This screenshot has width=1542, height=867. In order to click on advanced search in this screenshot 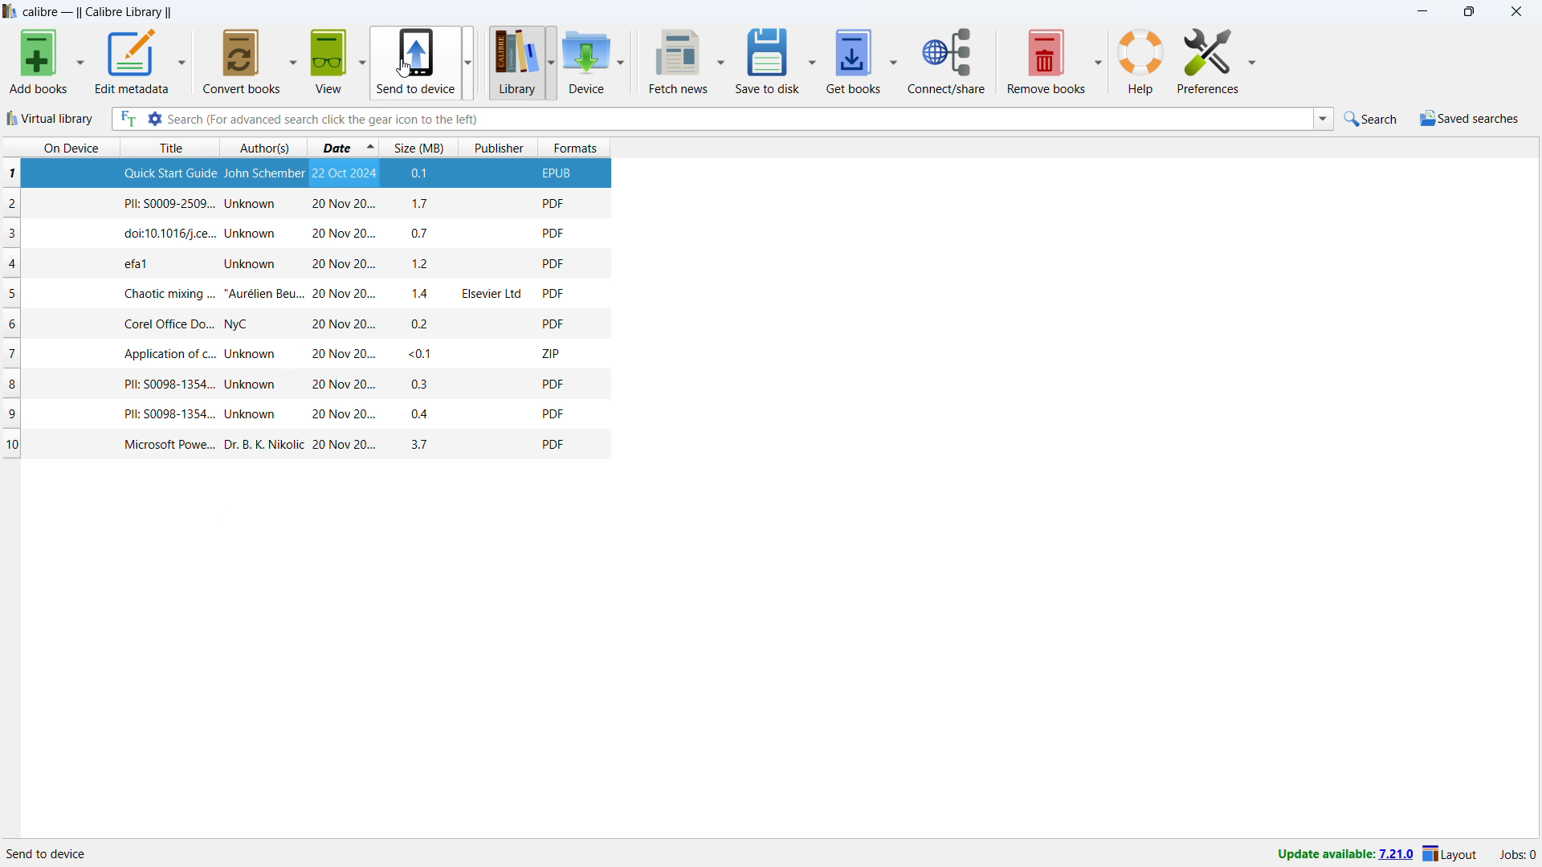, I will do `click(154, 120)`.